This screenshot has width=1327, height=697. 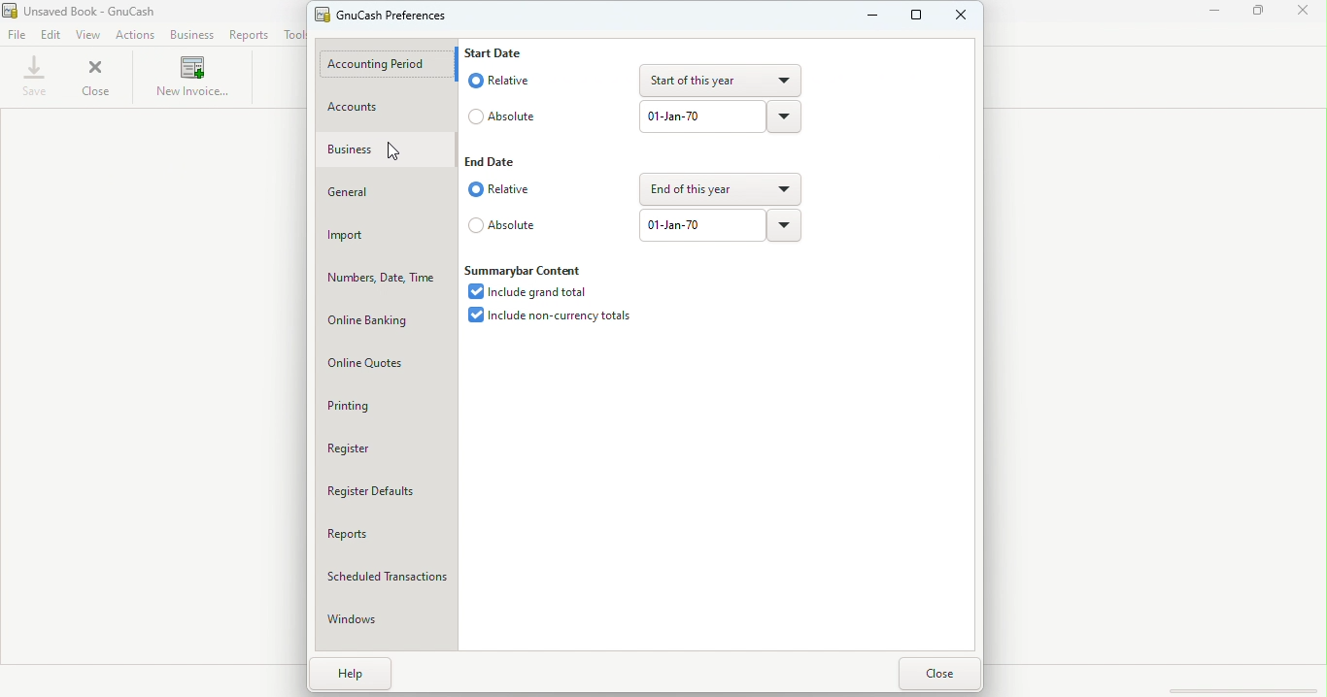 I want to click on Reports, so click(x=382, y=534).